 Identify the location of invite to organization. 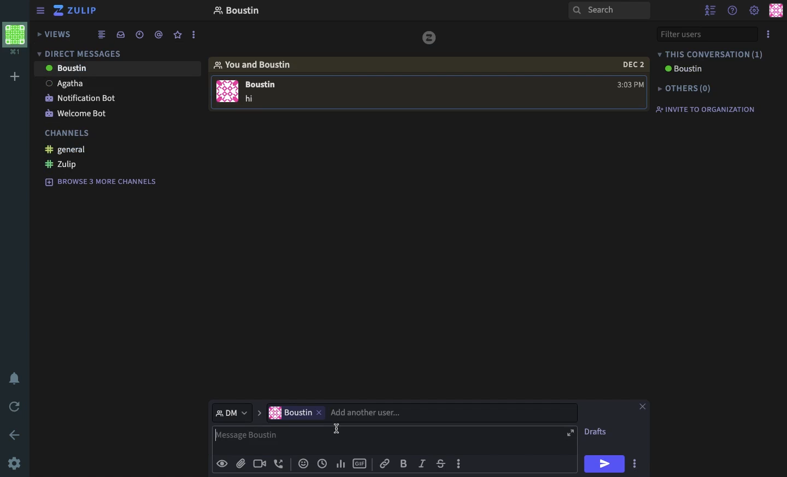
(710, 109).